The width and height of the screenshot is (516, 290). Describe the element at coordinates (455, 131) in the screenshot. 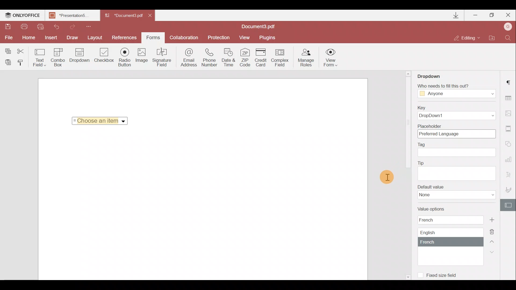

I see `Placeholder` at that location.